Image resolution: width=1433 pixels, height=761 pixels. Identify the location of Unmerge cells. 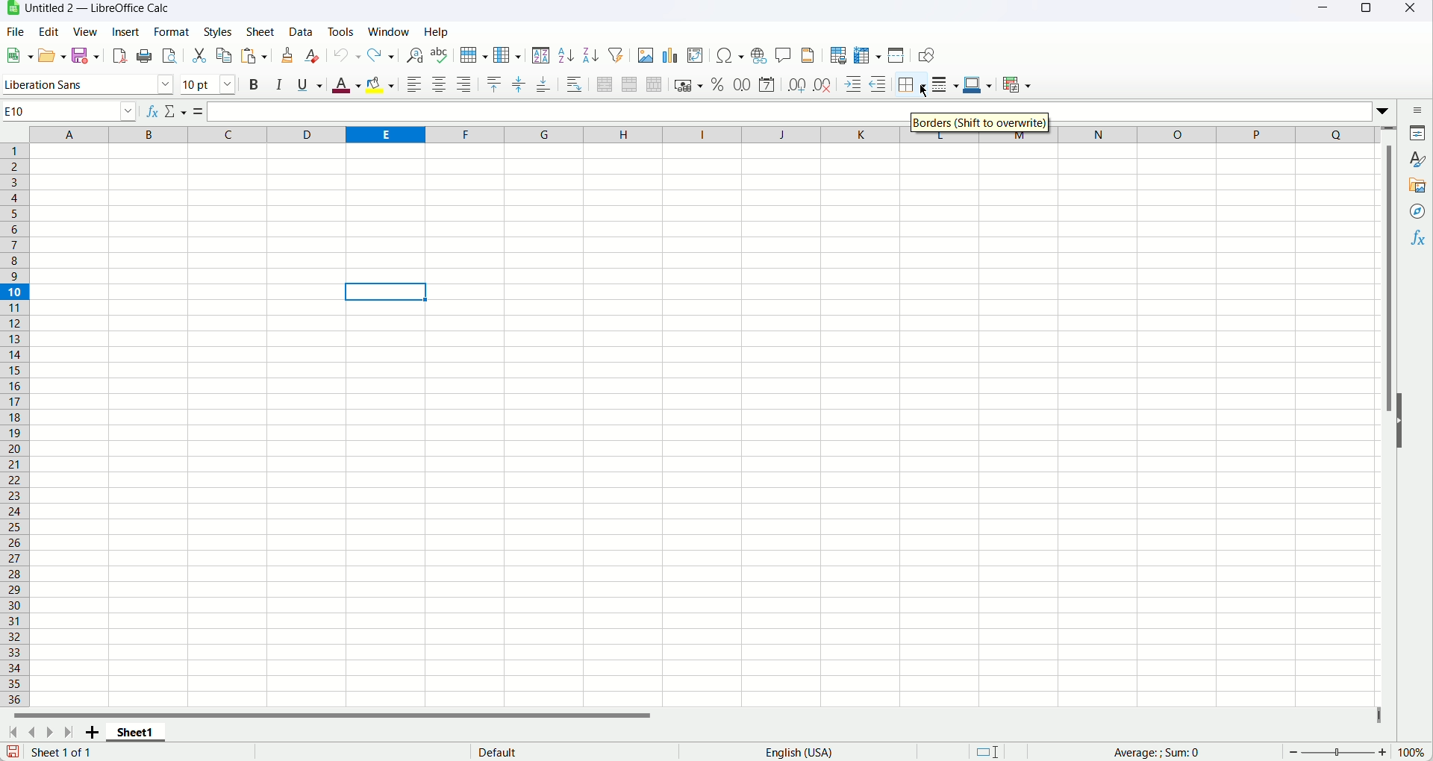
(655, 84).